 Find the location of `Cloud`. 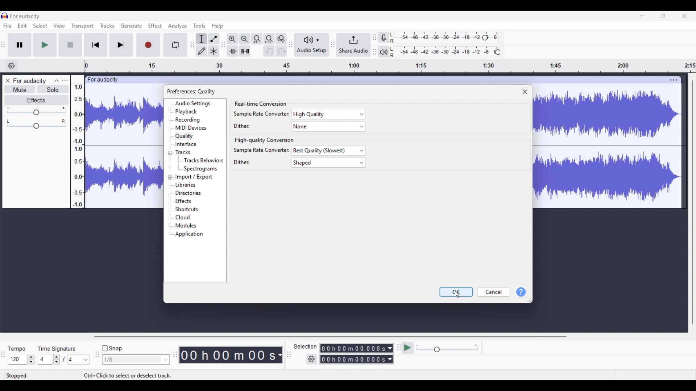

Cloud is located at coordinates (183, 217).